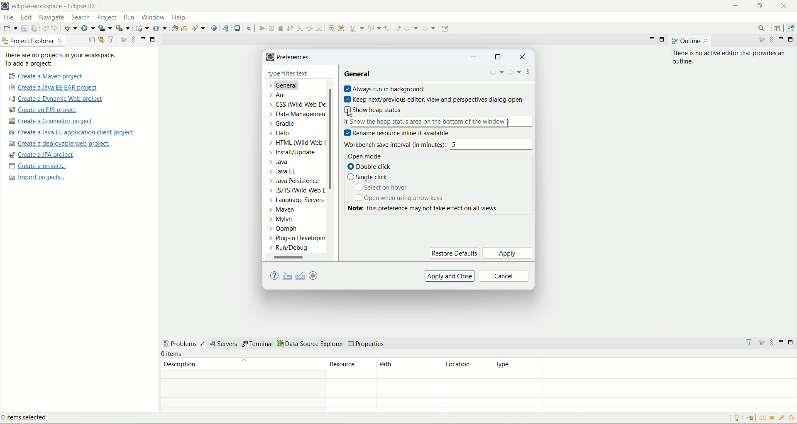 This screenshot has height=424, width=797. Describe the element at coordinates (102, 39) in the screenshot. I see `link with editor` at that location.